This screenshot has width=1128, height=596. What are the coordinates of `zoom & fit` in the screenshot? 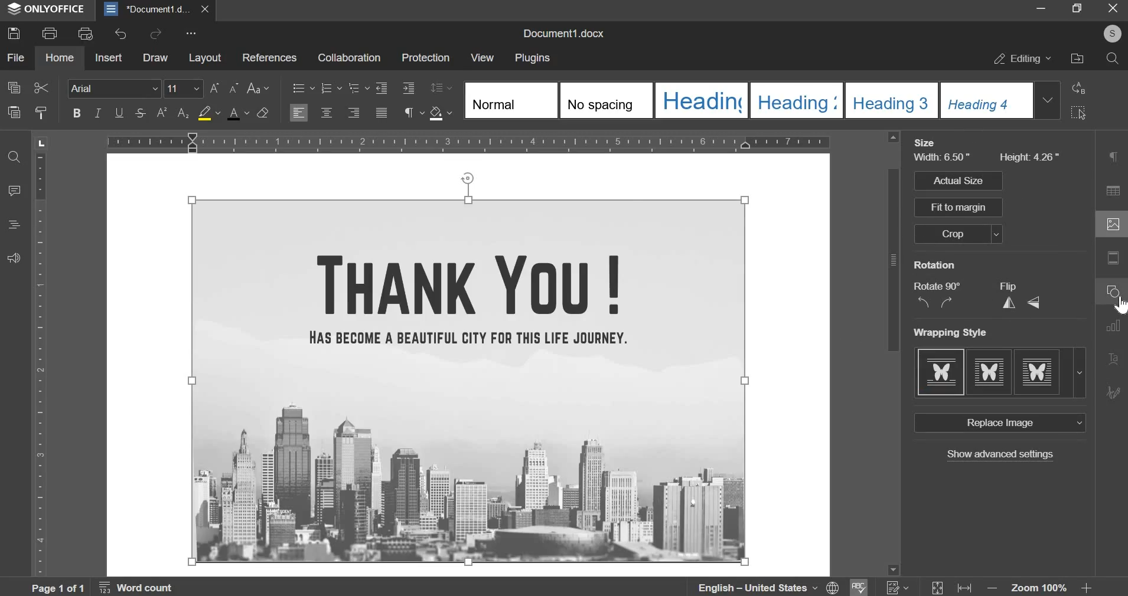 It's located at (1010, 585).